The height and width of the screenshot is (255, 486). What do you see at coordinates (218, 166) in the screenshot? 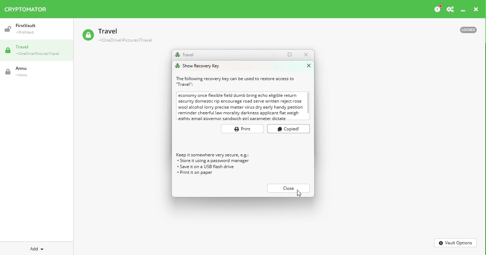
I see `Recovery key tips` at bounding box center [218, 166].